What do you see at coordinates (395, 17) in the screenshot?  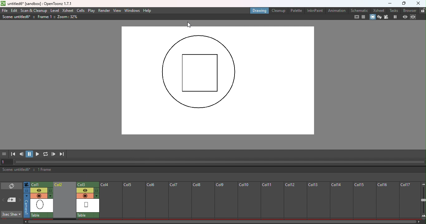 I see `Freeze` at bounding box center [395, 17].